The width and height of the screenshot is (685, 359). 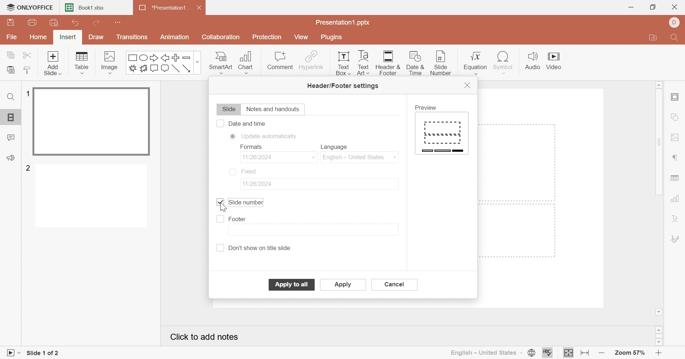 I want to click on Shapes, so click(x=164, y=63).